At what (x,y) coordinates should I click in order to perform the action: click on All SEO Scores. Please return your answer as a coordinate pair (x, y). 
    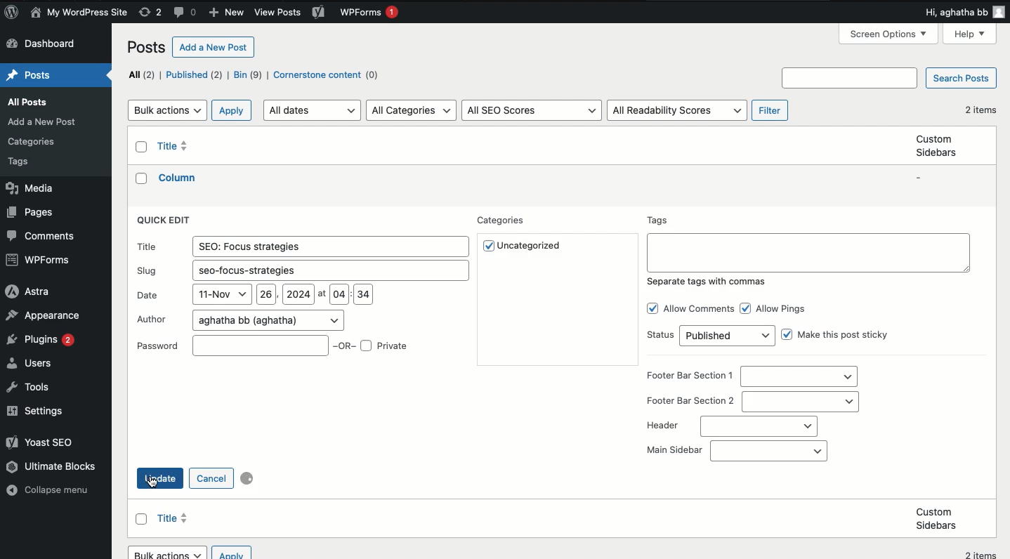
    Looking at the image, I should click on (532, 111).